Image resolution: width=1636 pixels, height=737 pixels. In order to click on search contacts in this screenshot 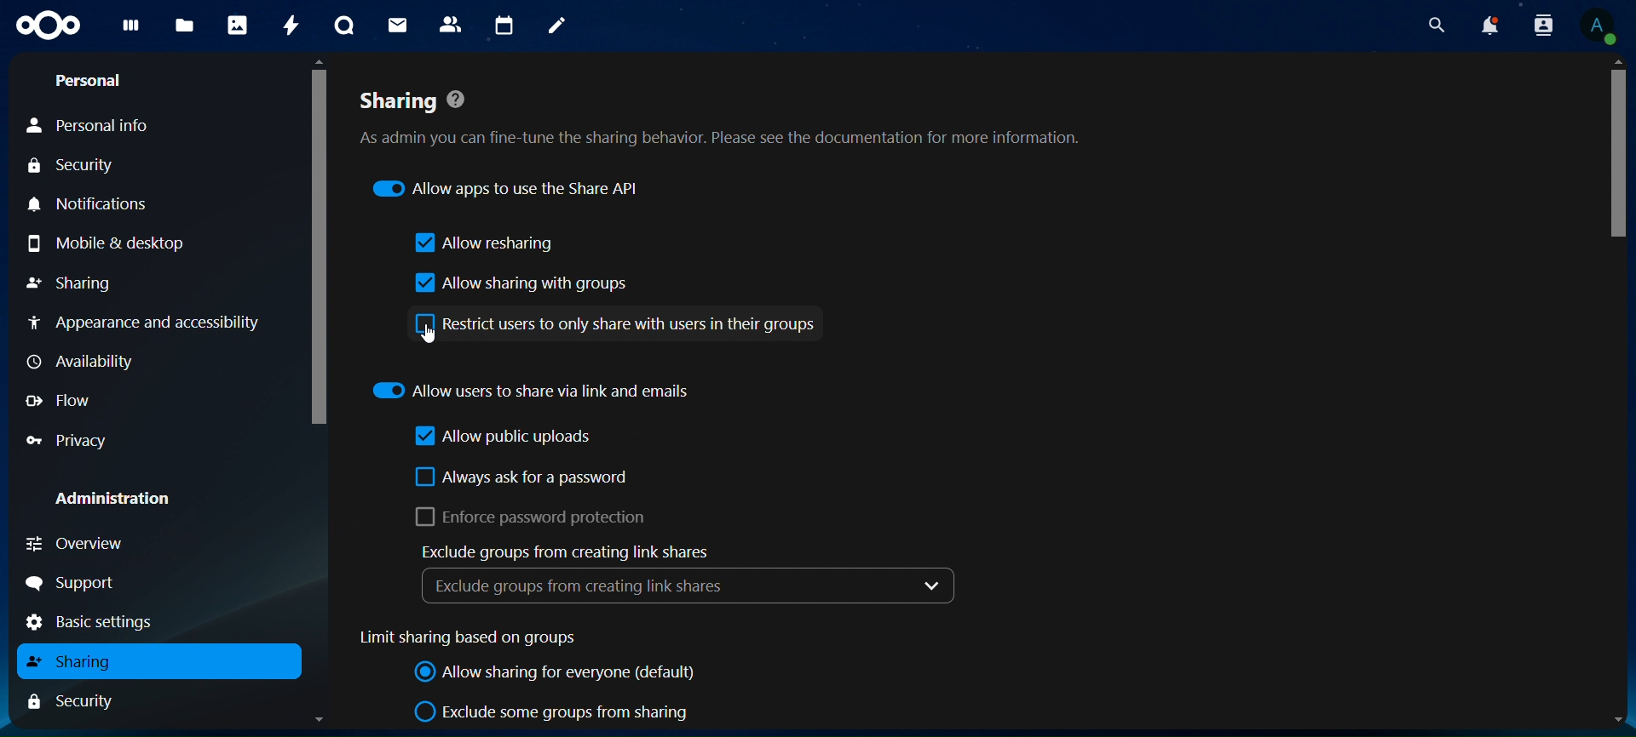, I will do `click(1544, 24)`.